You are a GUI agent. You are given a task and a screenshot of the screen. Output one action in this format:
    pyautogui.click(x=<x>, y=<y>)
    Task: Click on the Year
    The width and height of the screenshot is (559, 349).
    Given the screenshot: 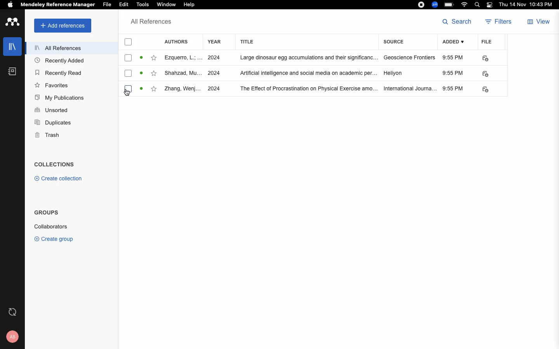 What is the action you would take?
    pyautogui.click(x=214, y=42)
    